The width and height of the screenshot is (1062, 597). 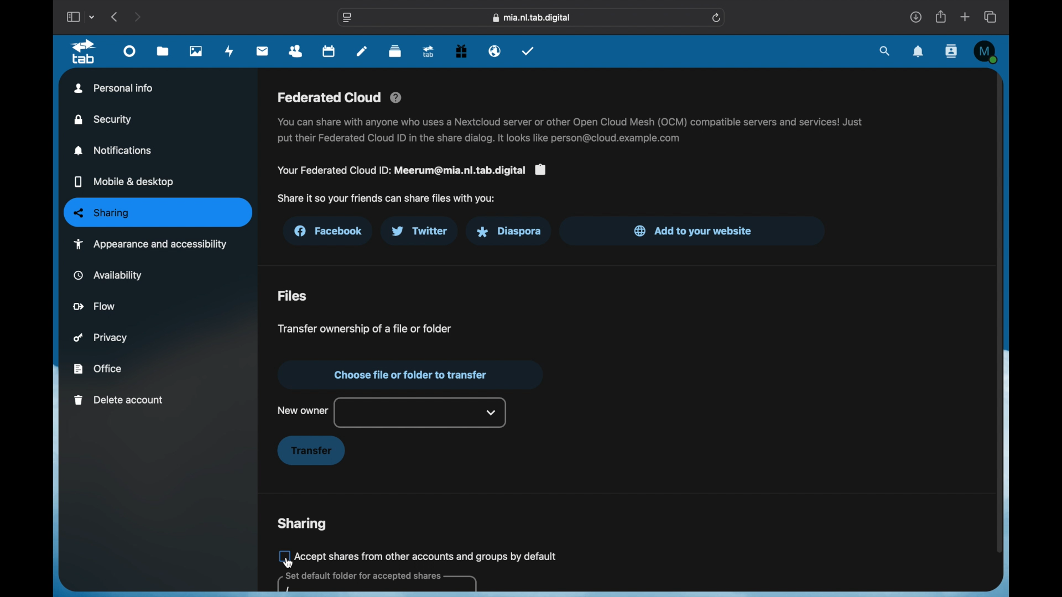 I want to click on M, so click(x=986, y=51).